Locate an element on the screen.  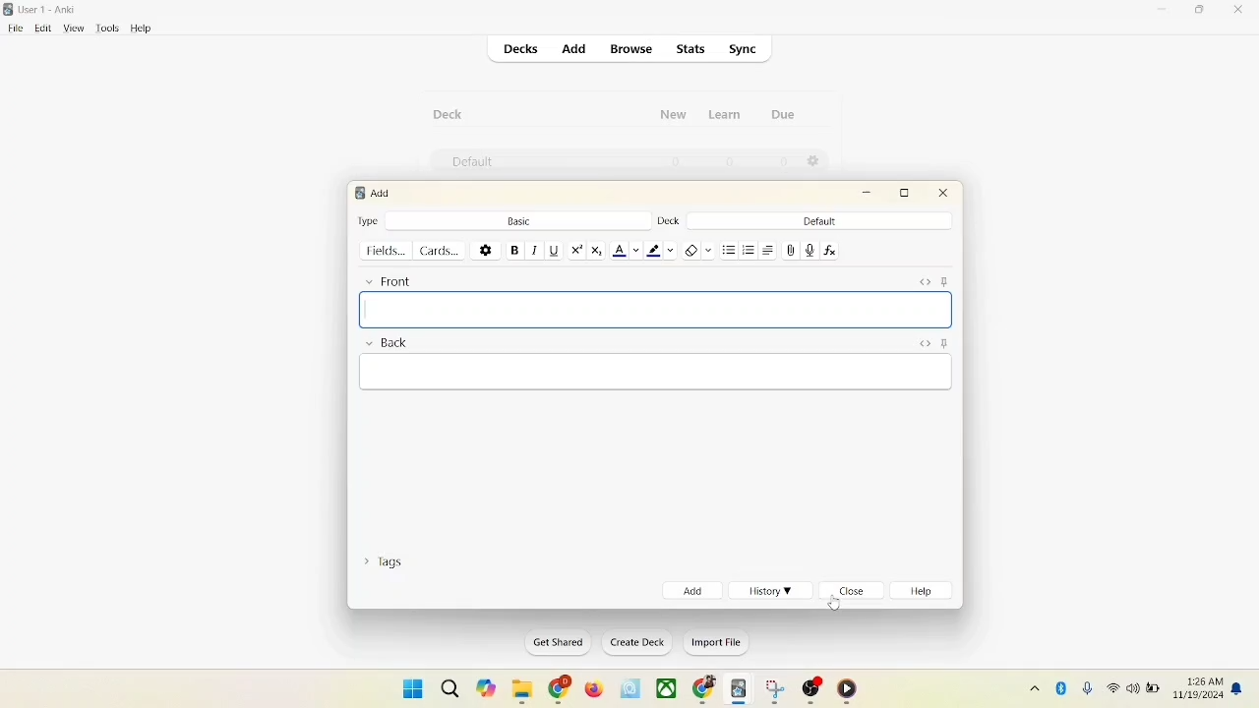
text highlight color is located at coordinates (659, 250).